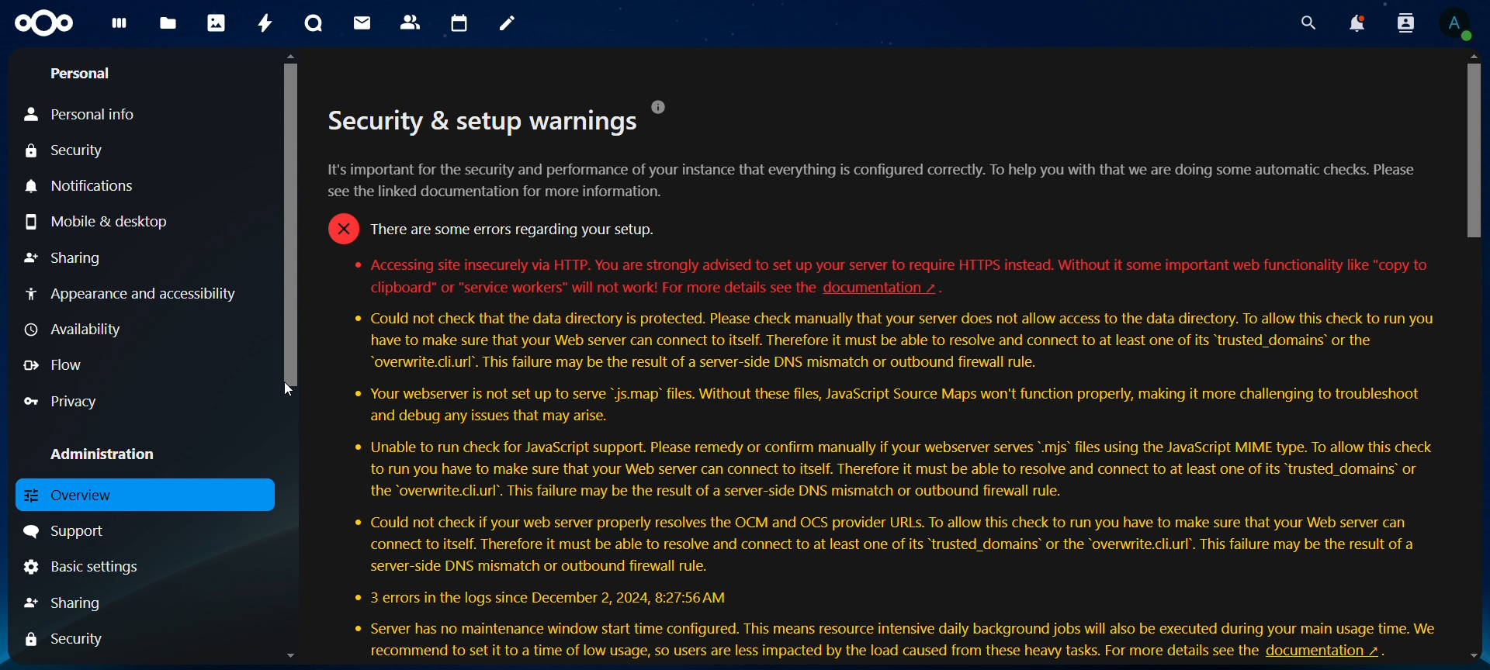 This screenshot has height=670, width=1490. What do you see at coordinates (63, 260) in the screenshot?
I see `sharing` at bounding box center [63, 260].